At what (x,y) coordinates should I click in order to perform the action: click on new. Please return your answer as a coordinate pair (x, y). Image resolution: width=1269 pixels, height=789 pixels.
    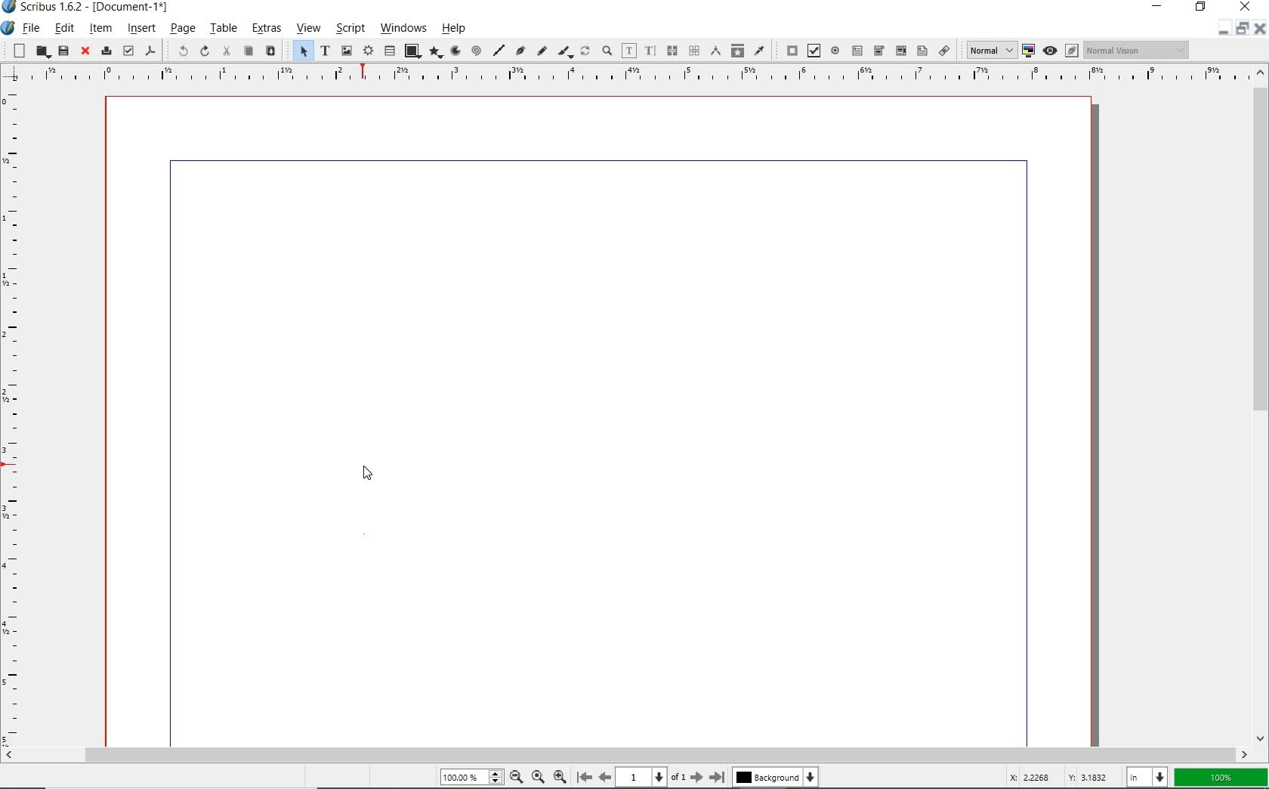
    Looking at the image, I should click on (16, 50).